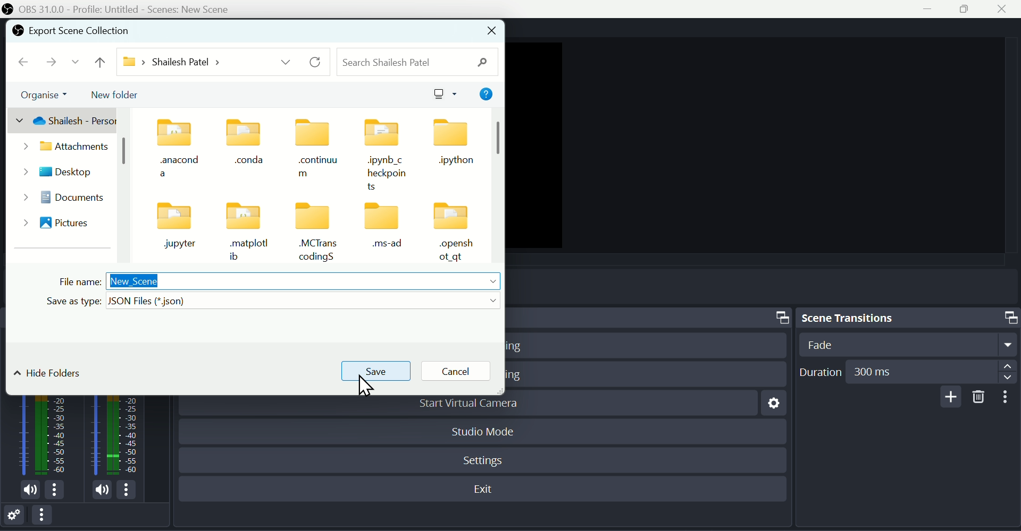 The width and height of the screenshot is (1021, 531). Describe the element at coordinates (771, 406) in the screenshot. I see `Settings` at that location.